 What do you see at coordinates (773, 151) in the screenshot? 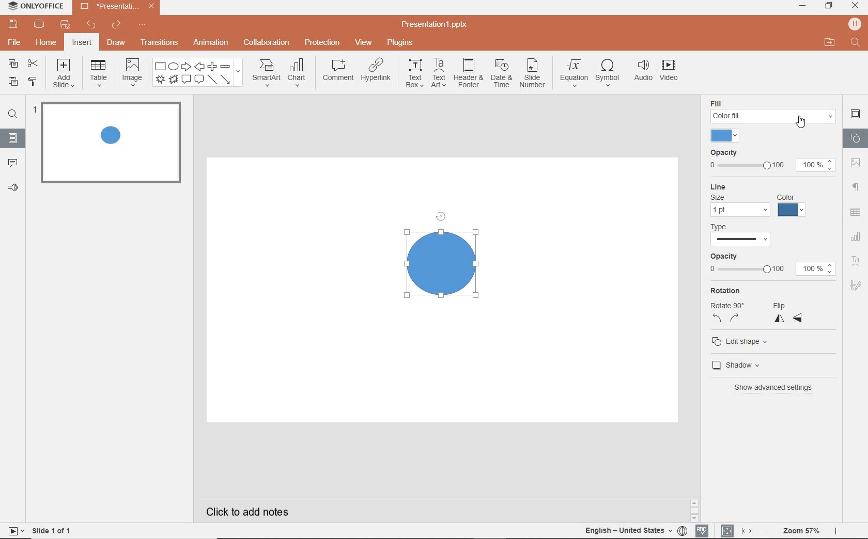
I see `Opacity` at bounding box center [773, 151].